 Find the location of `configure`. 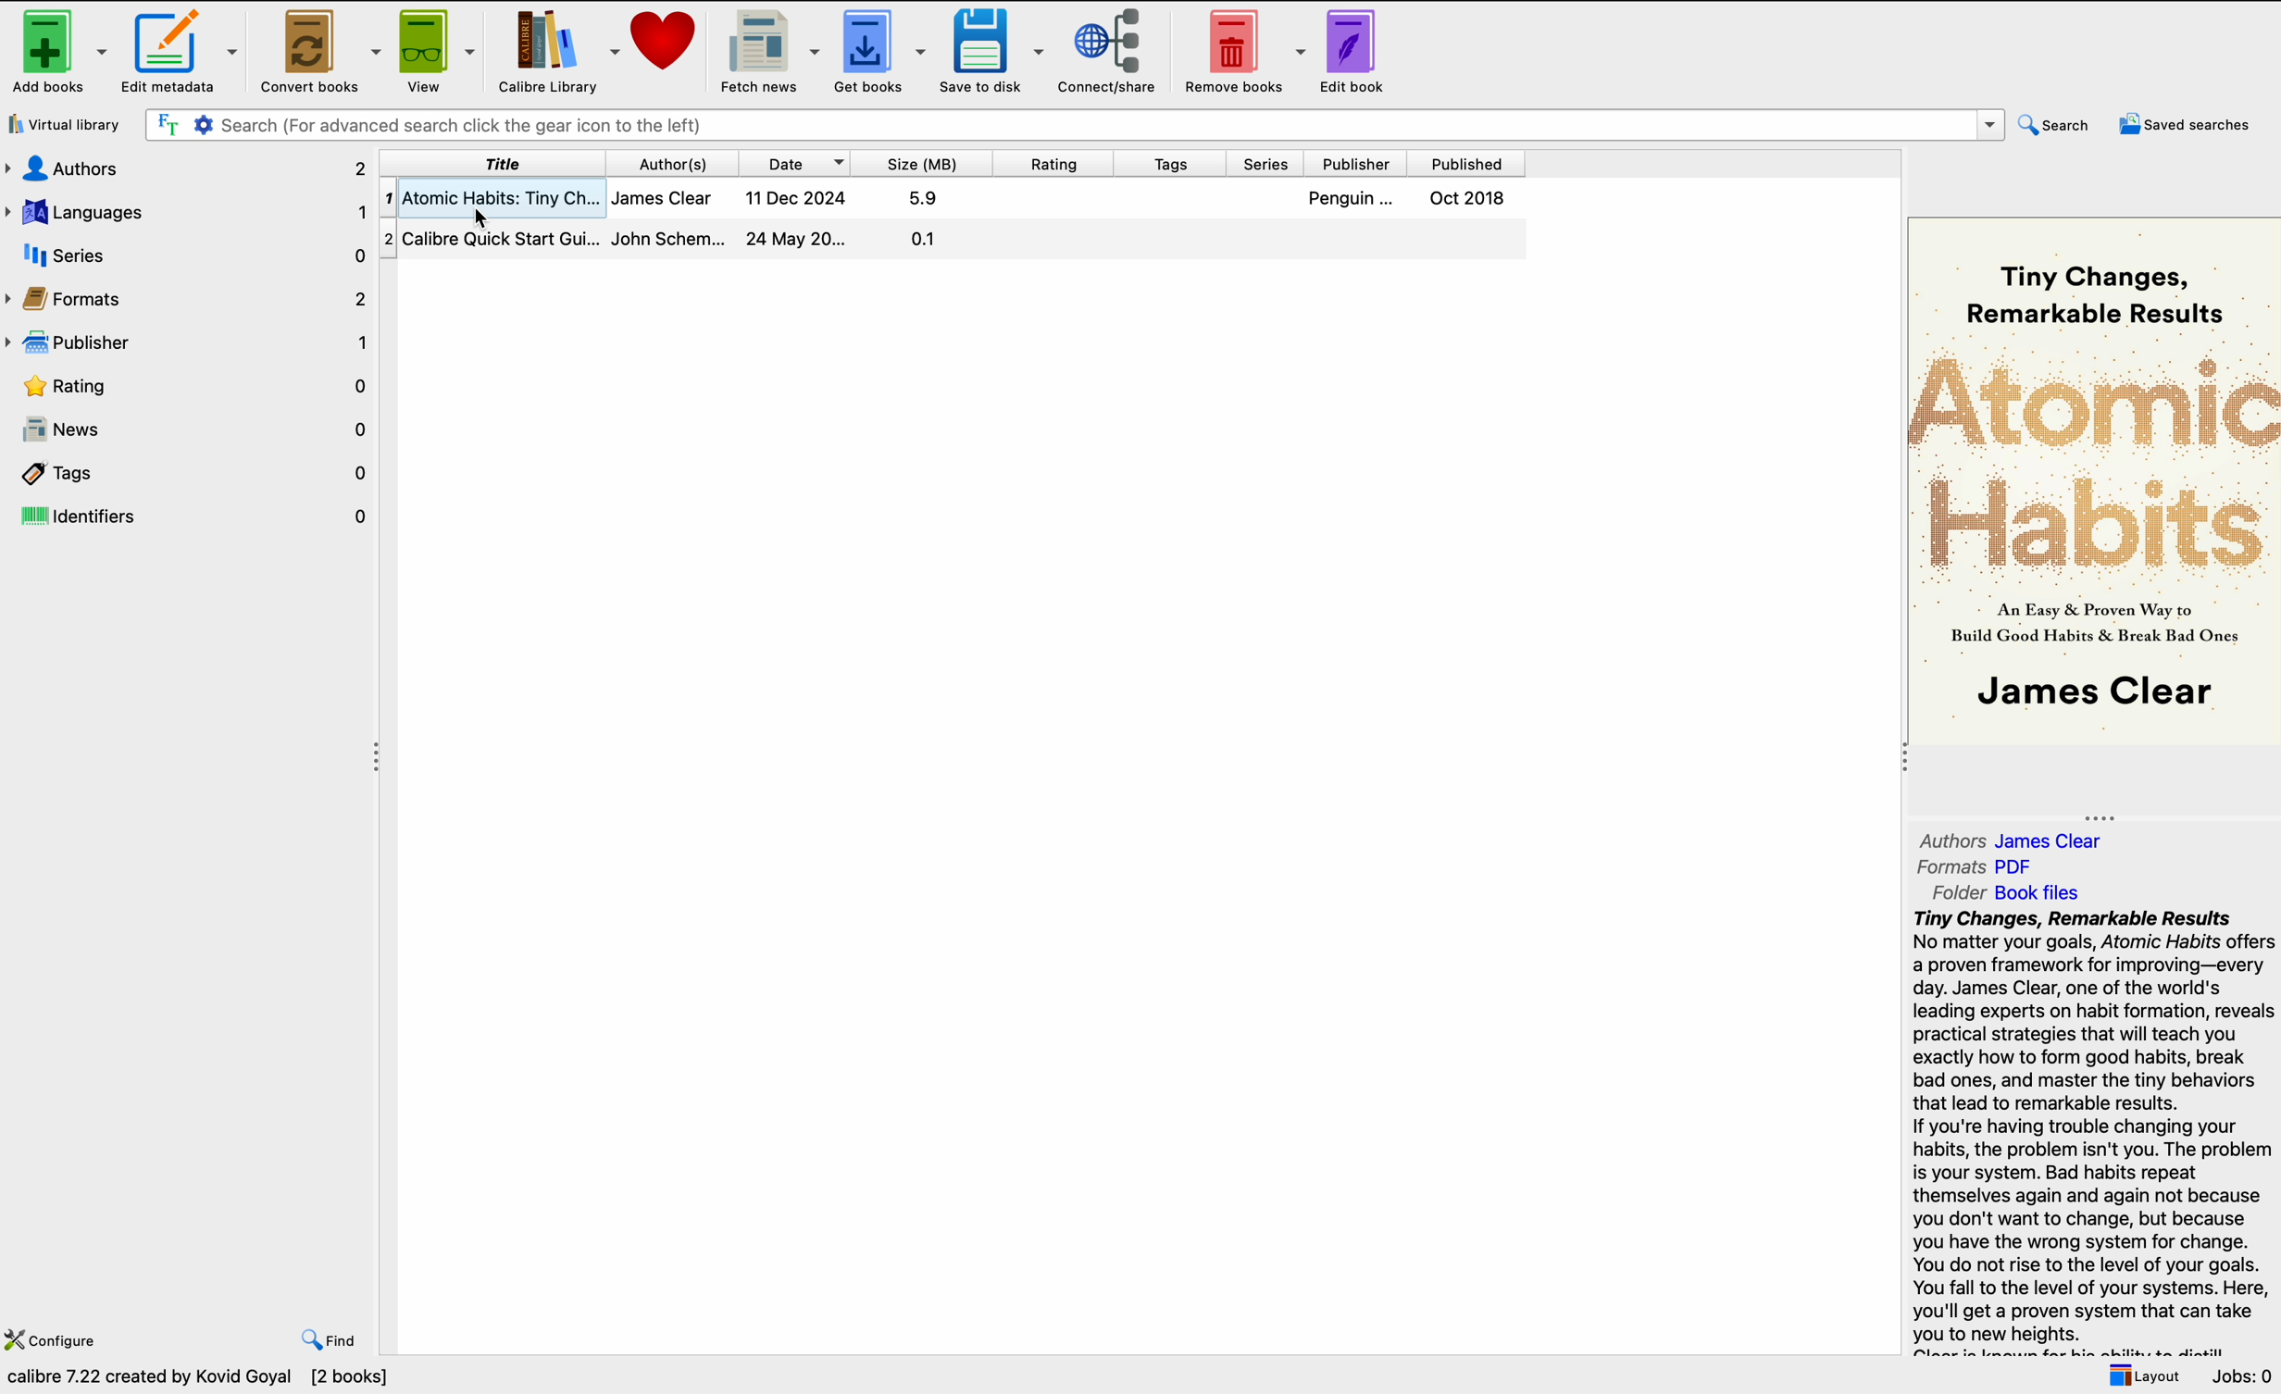

configure is located at coordinates (56, 1342).